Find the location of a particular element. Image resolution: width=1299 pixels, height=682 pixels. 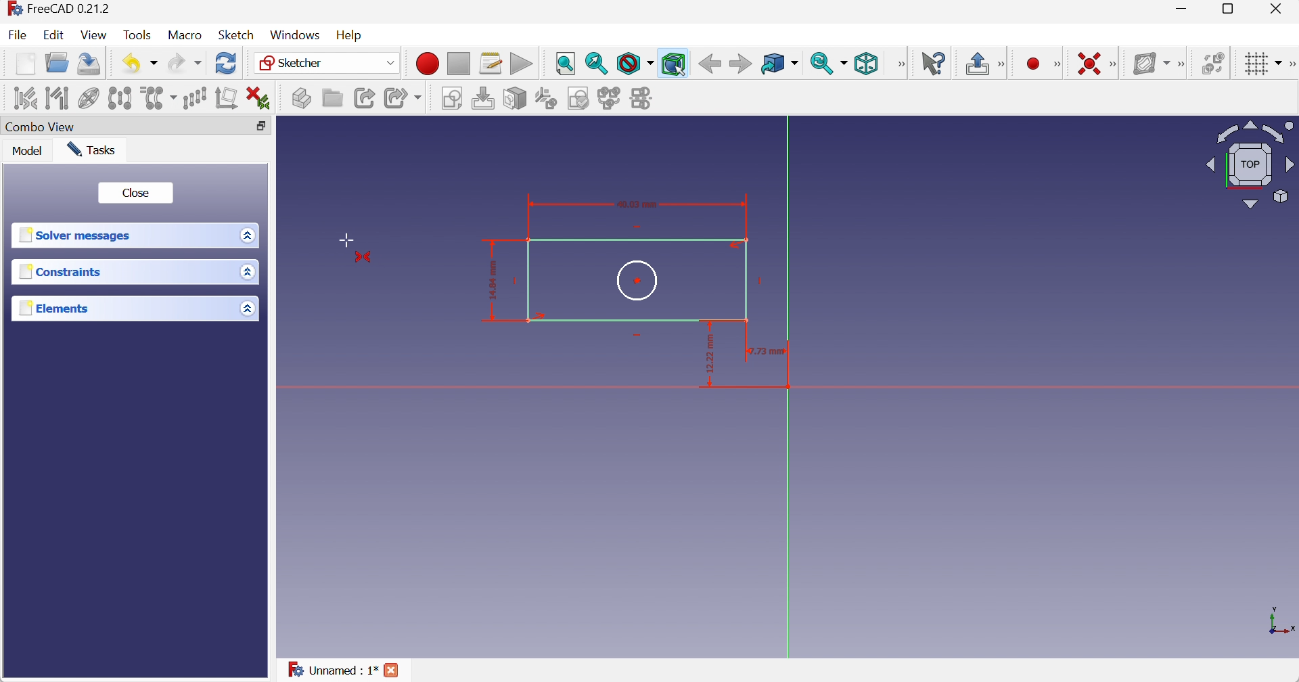

Go to linked object is located at coordinates (779, 64).